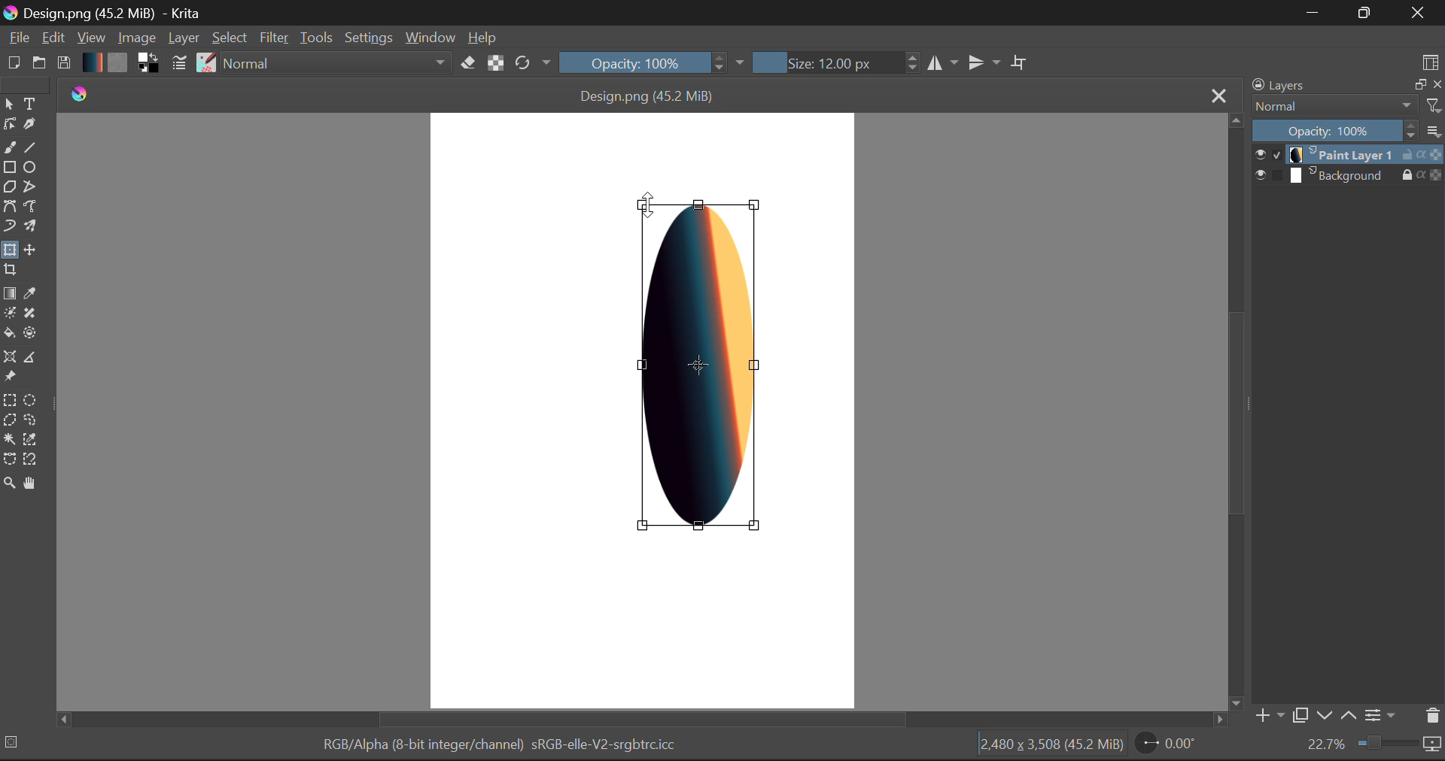  Describe the element at coordinates (981, 62) in the screenshot. I see `Horizontal Mirror Flip` at that location.